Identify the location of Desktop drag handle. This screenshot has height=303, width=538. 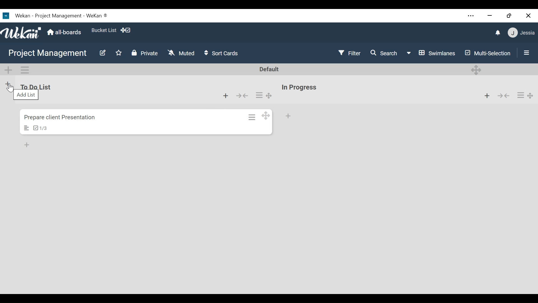
(269, 96).